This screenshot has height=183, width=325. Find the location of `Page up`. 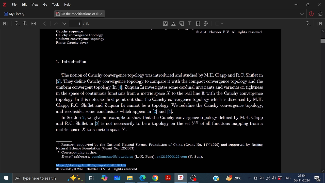

Page up is located at coordinates (56, 24).